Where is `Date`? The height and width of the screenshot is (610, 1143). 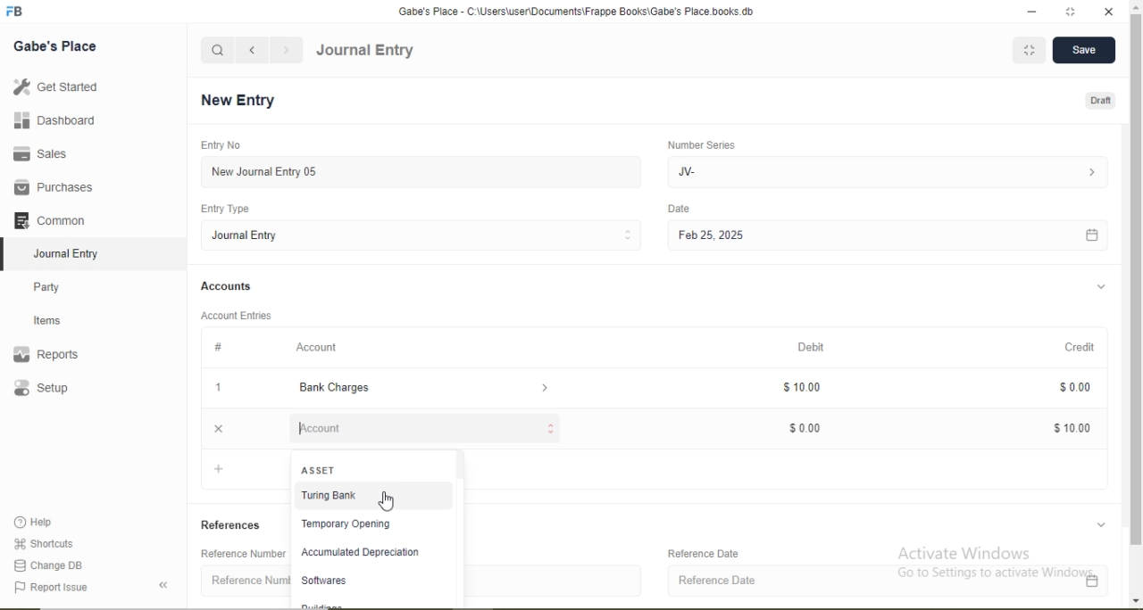 Date is located at coordinates (687, 209).